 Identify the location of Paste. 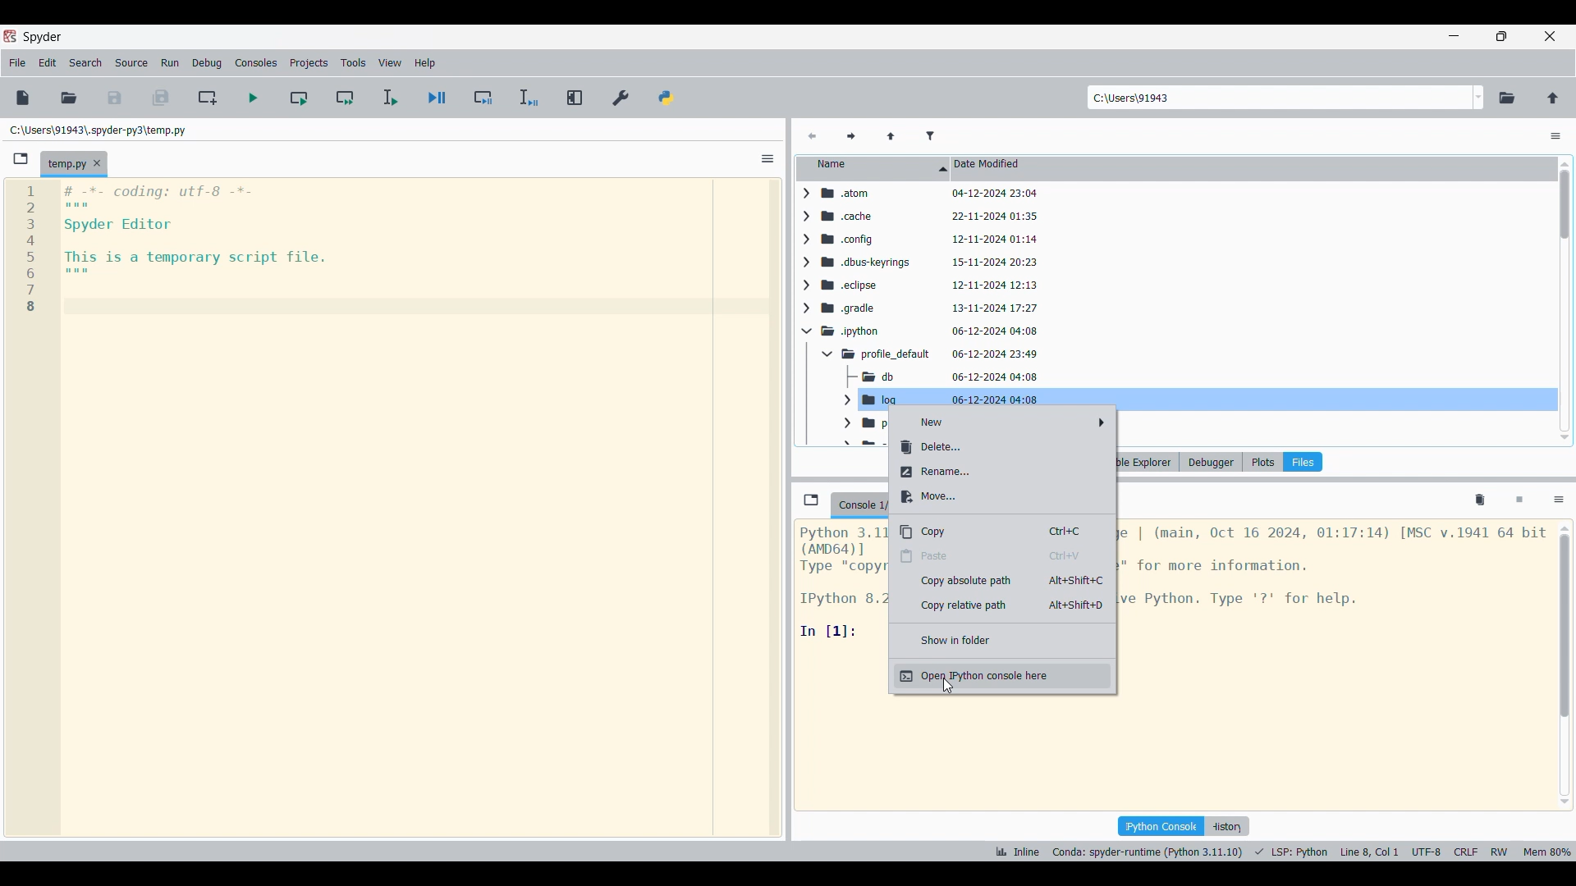
(1002, 556).